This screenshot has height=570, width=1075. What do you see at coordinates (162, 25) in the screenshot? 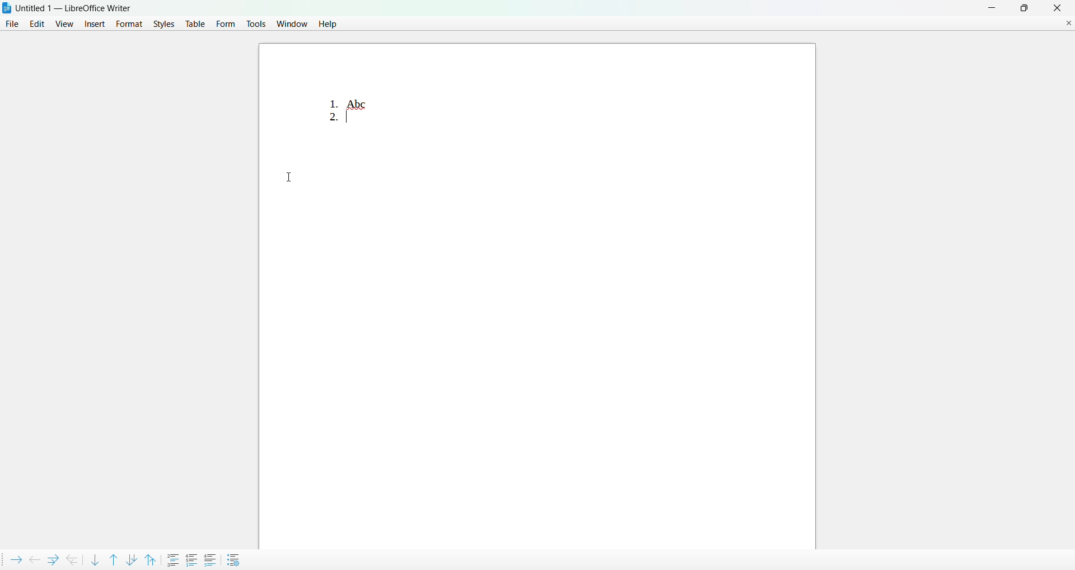
I see `styles` at bounding box center [162, 25].